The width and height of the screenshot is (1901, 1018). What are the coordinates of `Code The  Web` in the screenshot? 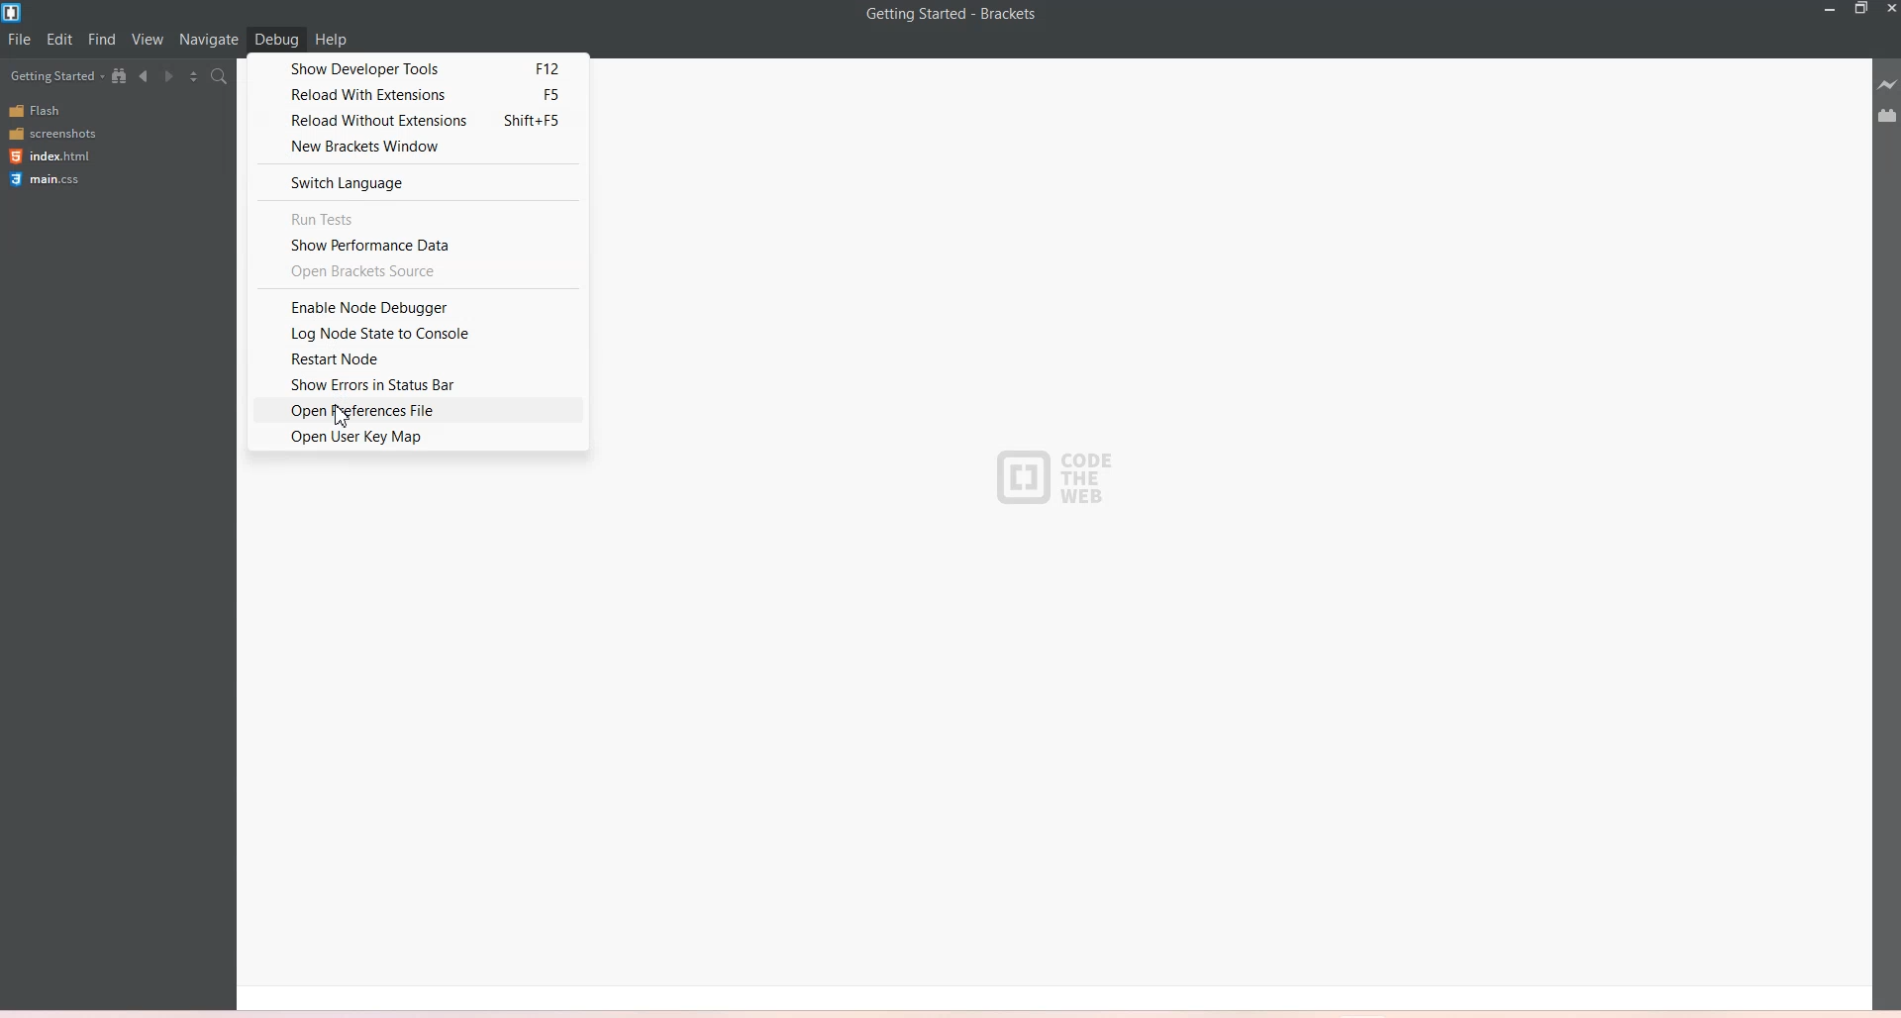 It's located at (1062, 480).